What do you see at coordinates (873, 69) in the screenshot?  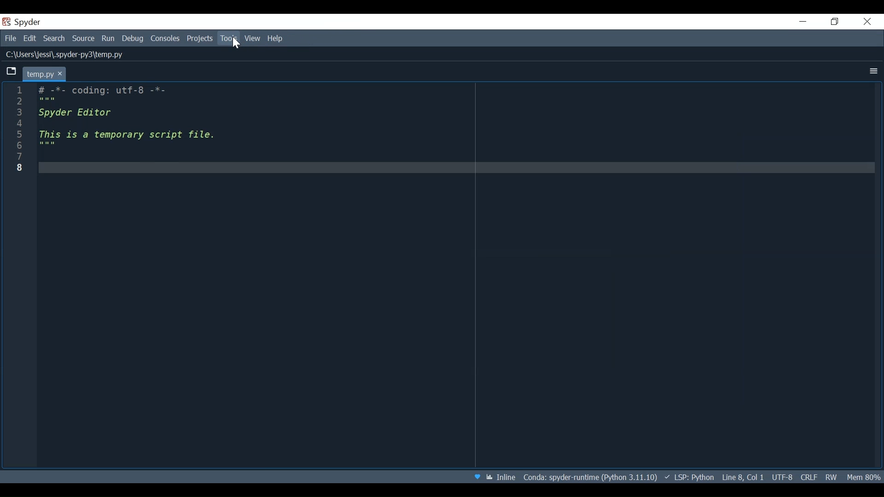 I see `More Options` at bounding box center [873, 69].